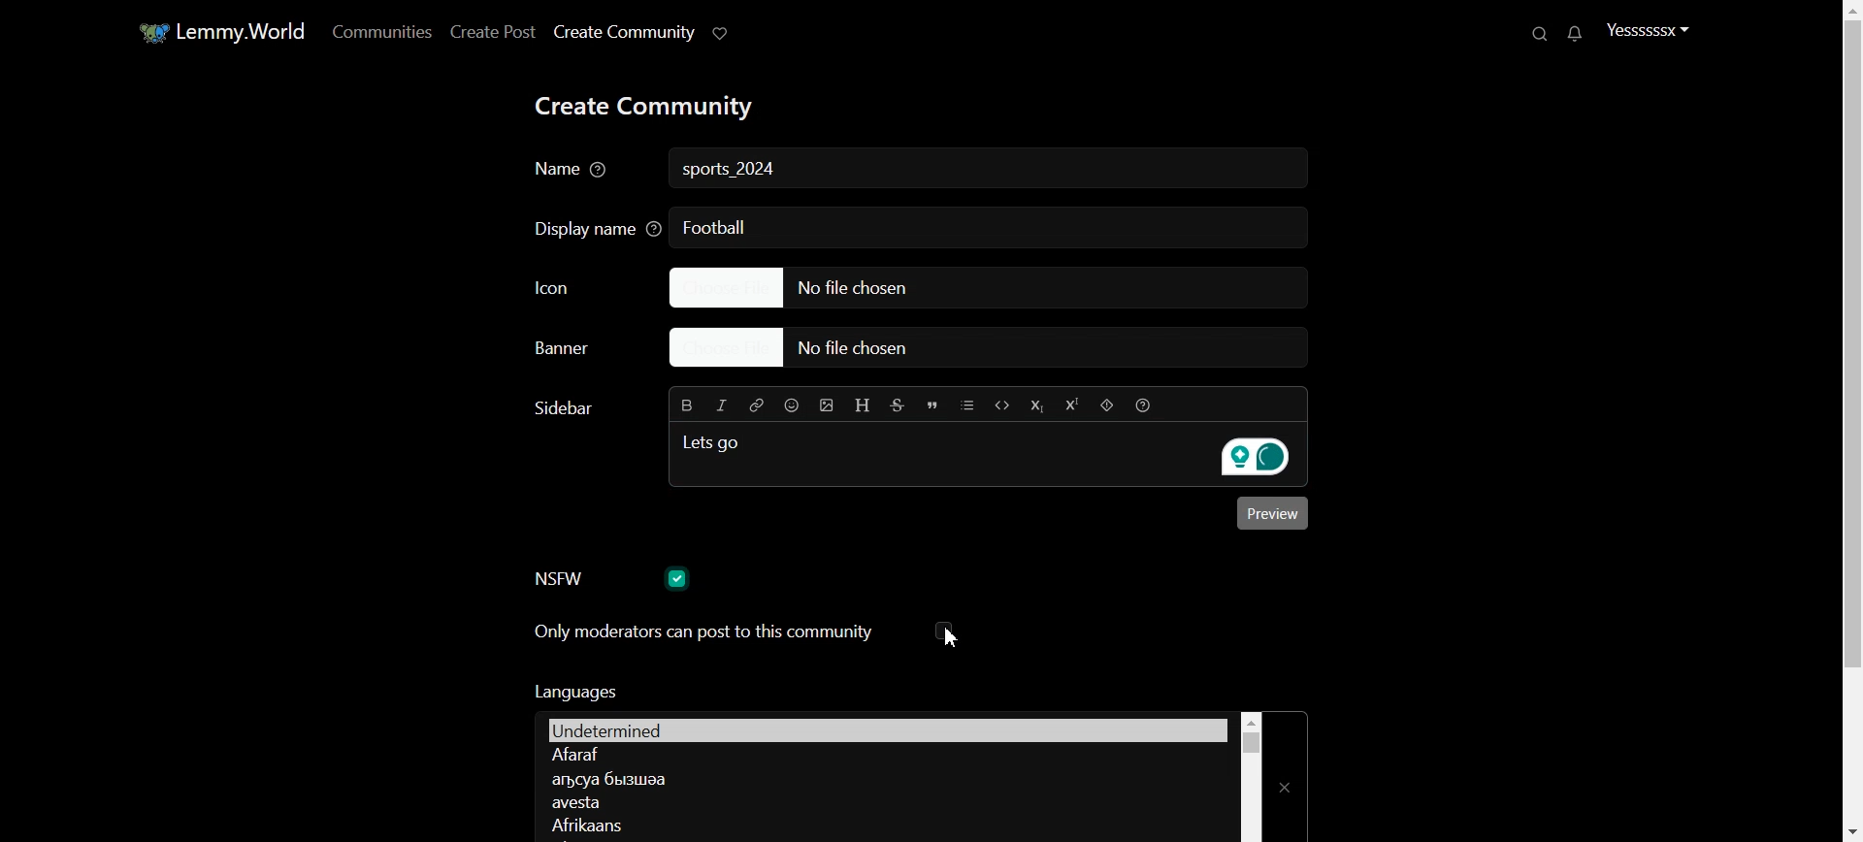 This screenshot has width=1863, height=842. What do you see at coordinates (1847, 421) in the screenshot?
I see `Vertical Scroll bar` at bounding box center [1847, 421].